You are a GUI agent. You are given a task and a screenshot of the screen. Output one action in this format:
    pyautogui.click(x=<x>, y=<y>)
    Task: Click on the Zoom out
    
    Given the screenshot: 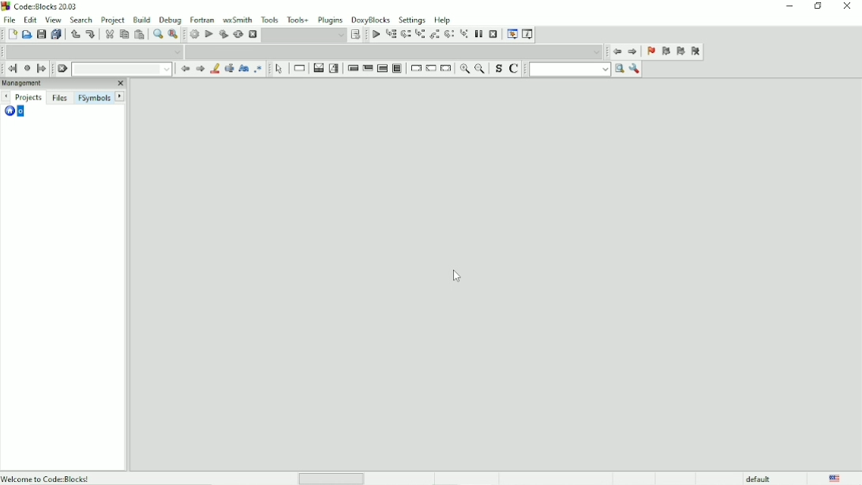 What is the action you would take?
    pyautogui.click(x=481, y=70)
    